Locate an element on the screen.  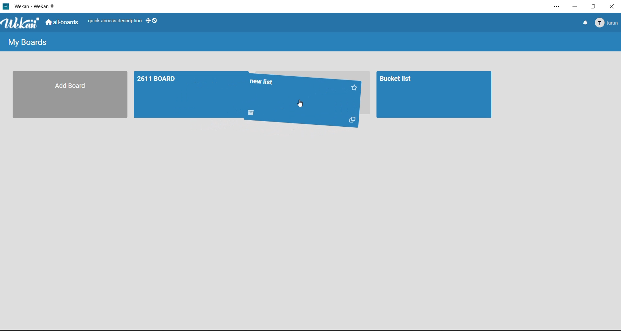
show desktop drag handles is located at coordinates (152, 21).